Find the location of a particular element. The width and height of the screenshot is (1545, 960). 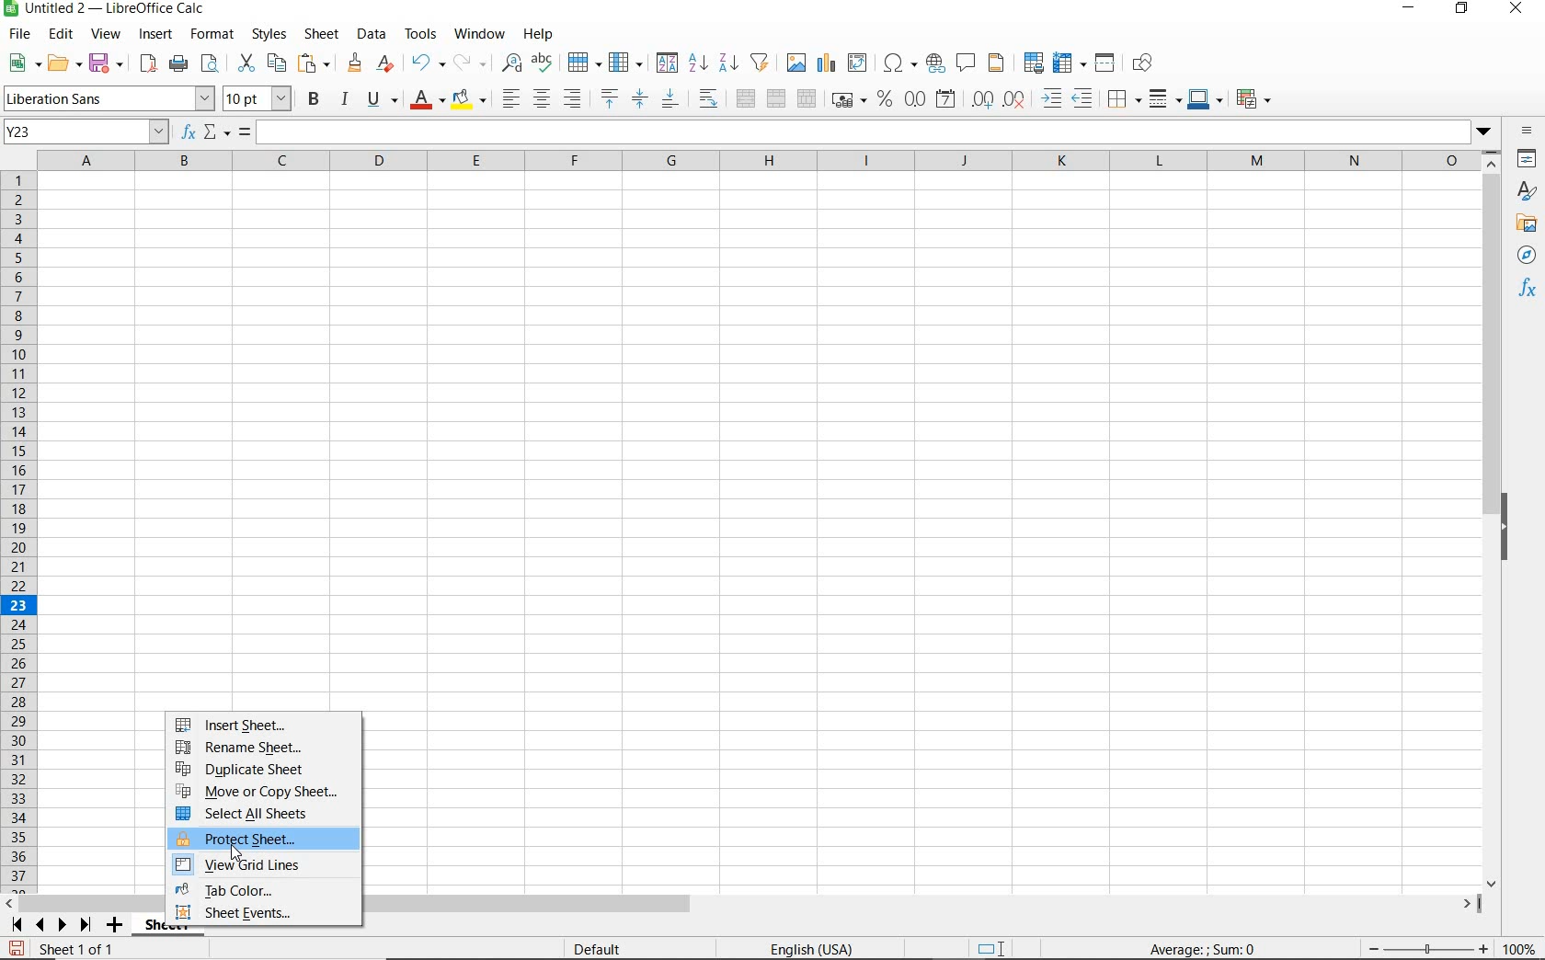

ITALIC is located at coordinates (346, 101).